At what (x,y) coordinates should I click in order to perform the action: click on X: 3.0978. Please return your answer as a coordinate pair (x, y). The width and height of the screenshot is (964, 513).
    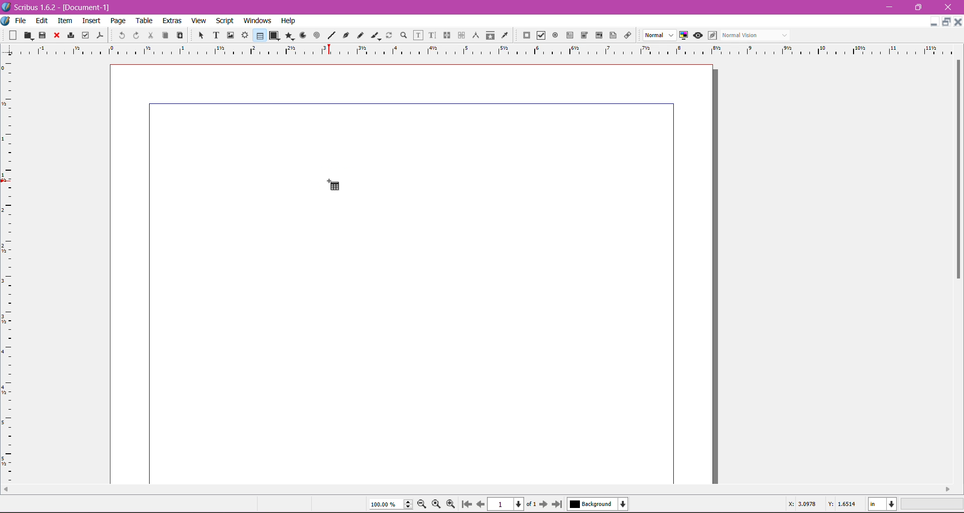
    Looking at the image, I should click on (802, 505).